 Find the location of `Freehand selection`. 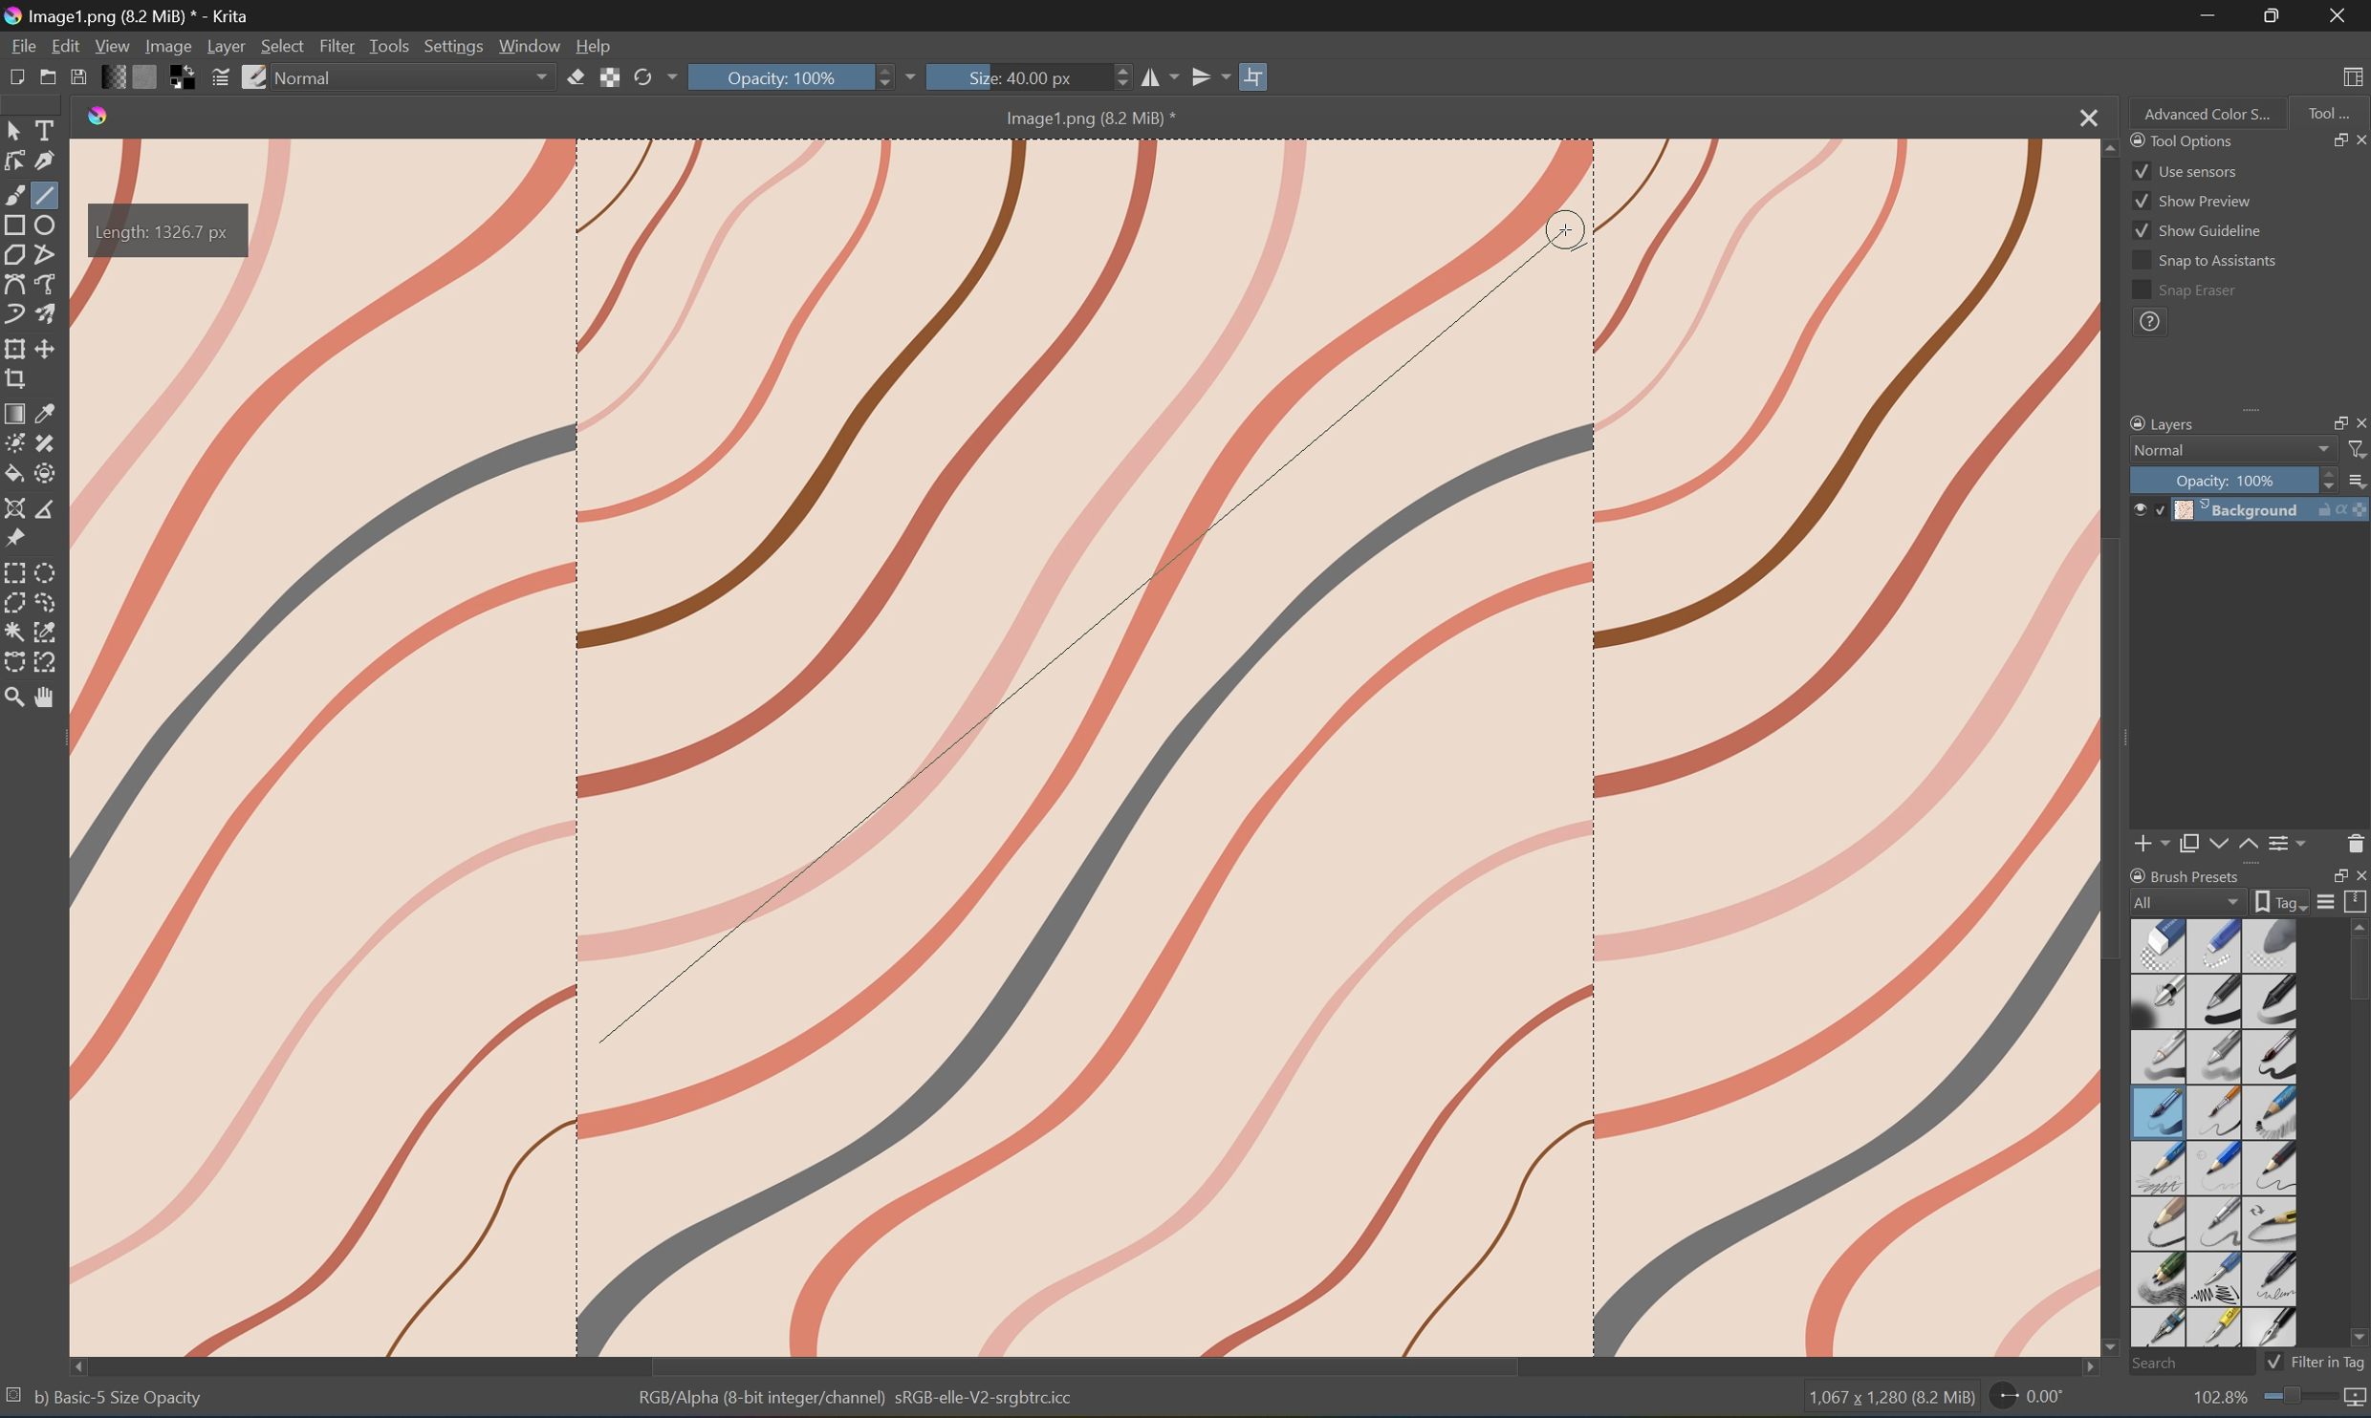

Freehand selection is located at coordinates (49, 603).